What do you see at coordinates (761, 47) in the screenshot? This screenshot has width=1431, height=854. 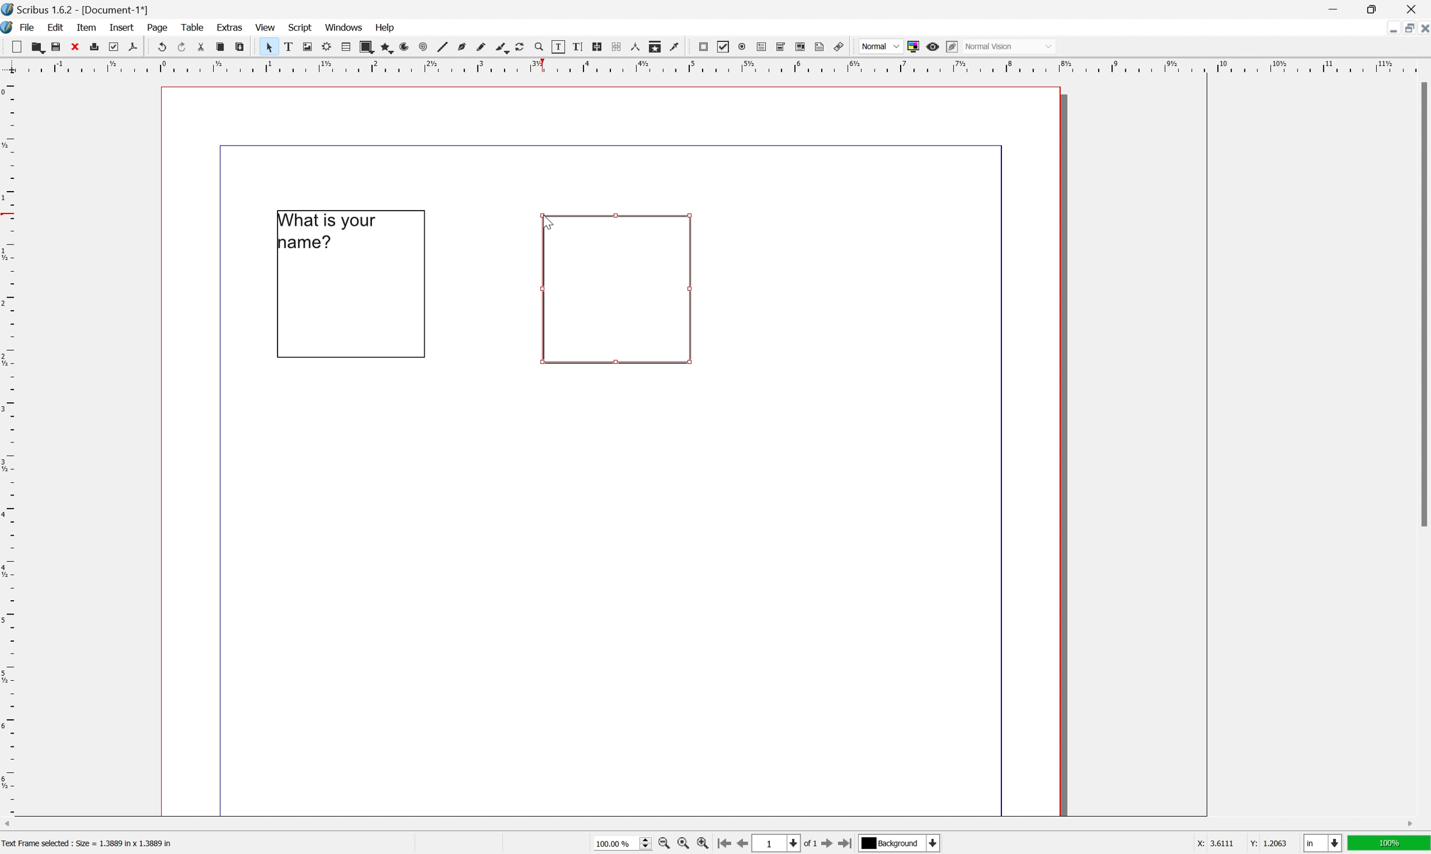 I see `pdf text field` at bounding box center [761, 47].